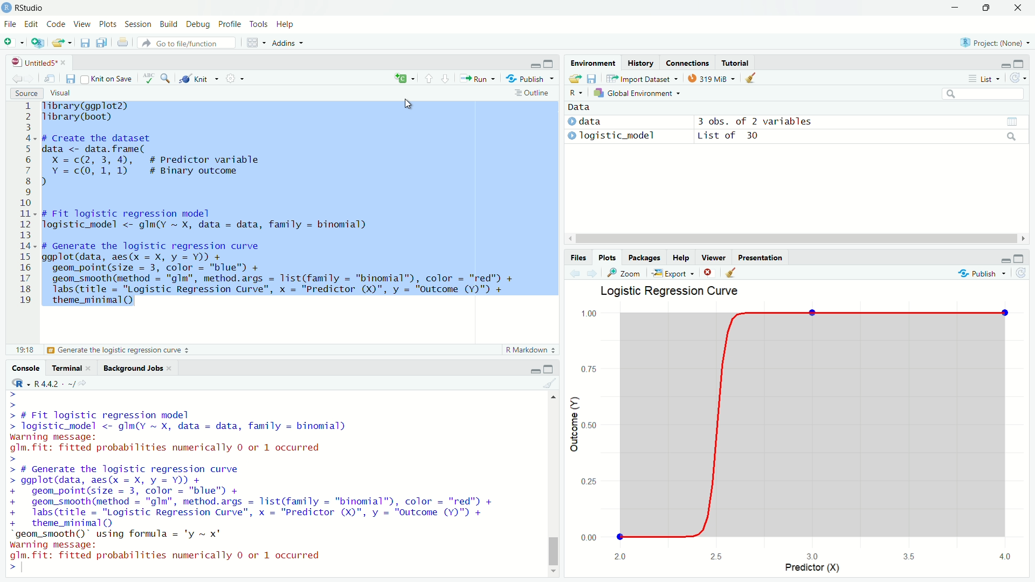 The width and height of the screenshot is (1035, 582). I want to click on Console, so click(25, 368).